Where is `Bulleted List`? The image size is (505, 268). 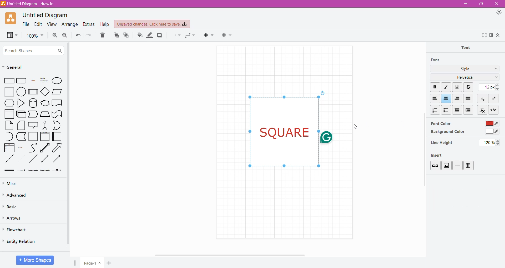 Bulleted List is located at coordinates (446, 110).